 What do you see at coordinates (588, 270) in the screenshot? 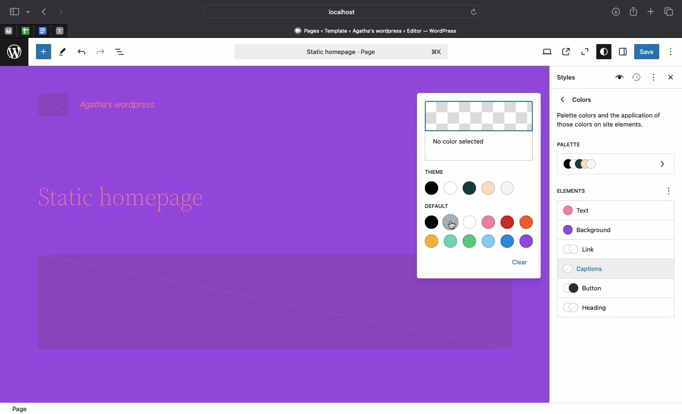
I see `Captions` at bounding box center [588, 270].